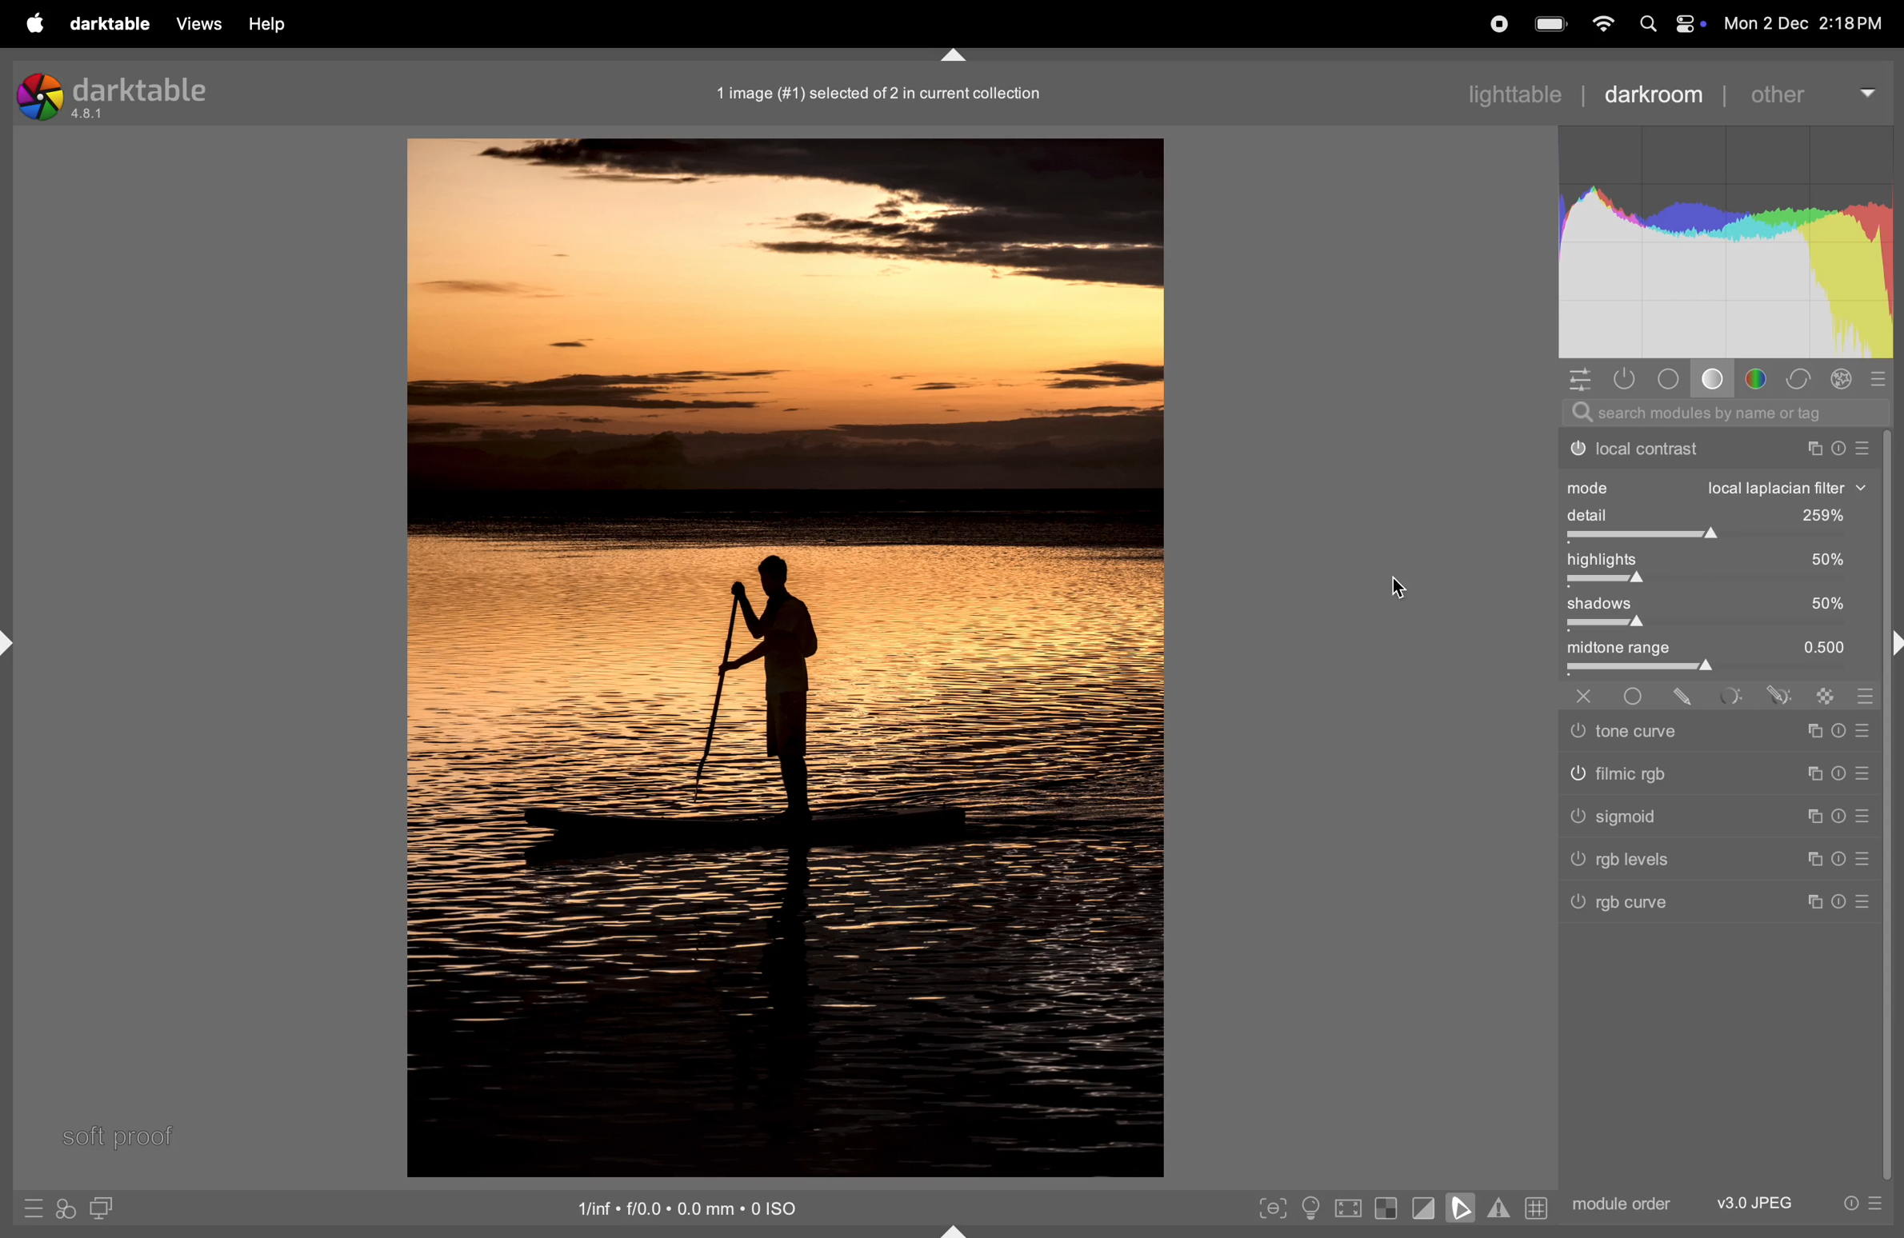 The width and height of the screenshot is (1904, 1238). What do you see at coordinates (1862, 905) in the screenshot?
I see `` at bounding box center [1862, 905].